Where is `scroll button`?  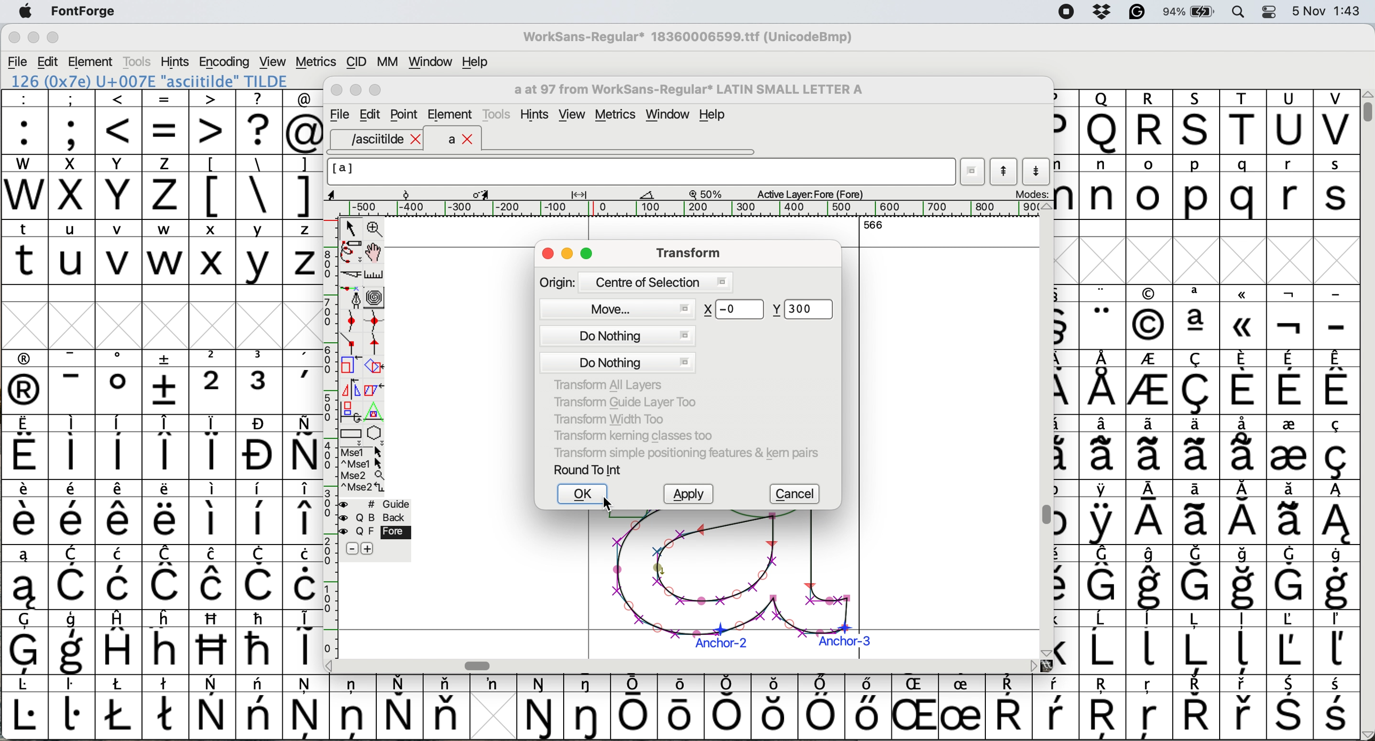
scroll button is located at coordinates (1045, 652).